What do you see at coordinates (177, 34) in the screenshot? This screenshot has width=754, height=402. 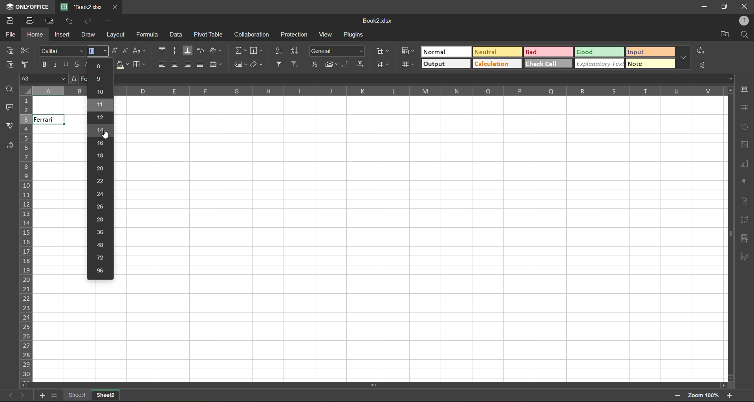 I see `data` at bounding box center [177, 34].